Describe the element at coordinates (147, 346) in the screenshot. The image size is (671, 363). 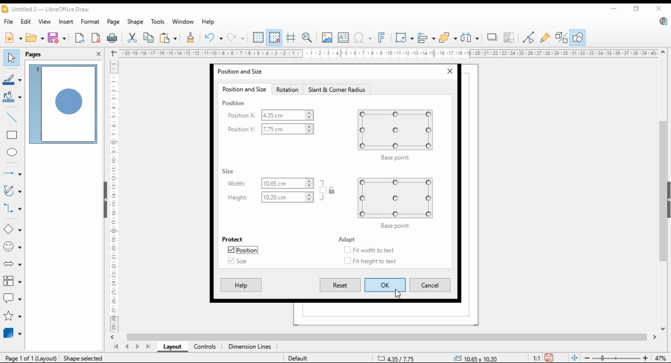
I see `last page` at that location.